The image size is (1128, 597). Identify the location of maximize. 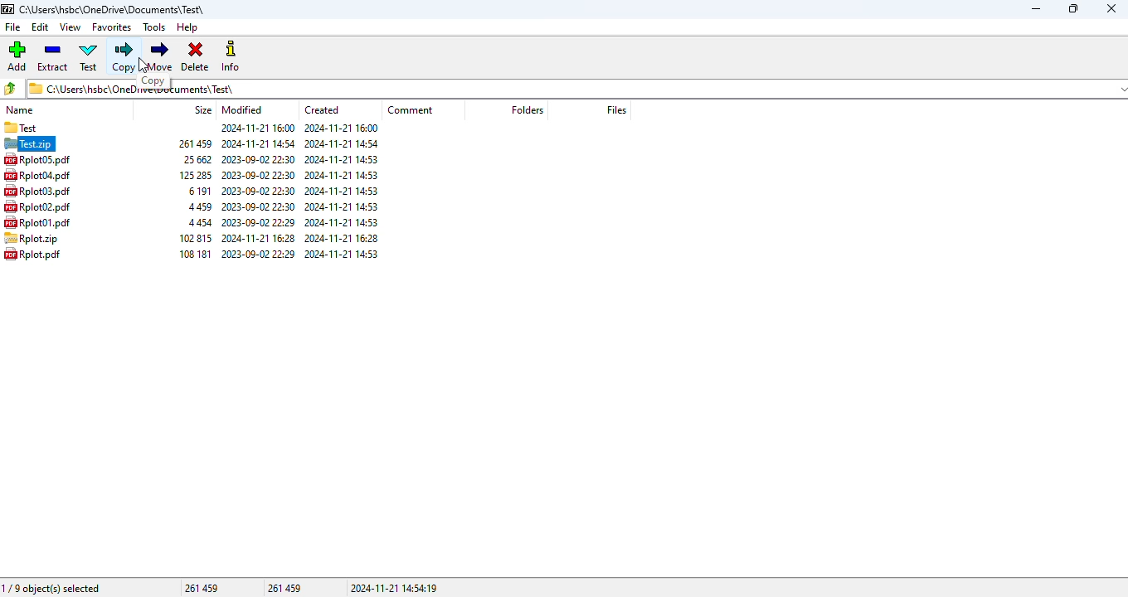
(1072, 8).